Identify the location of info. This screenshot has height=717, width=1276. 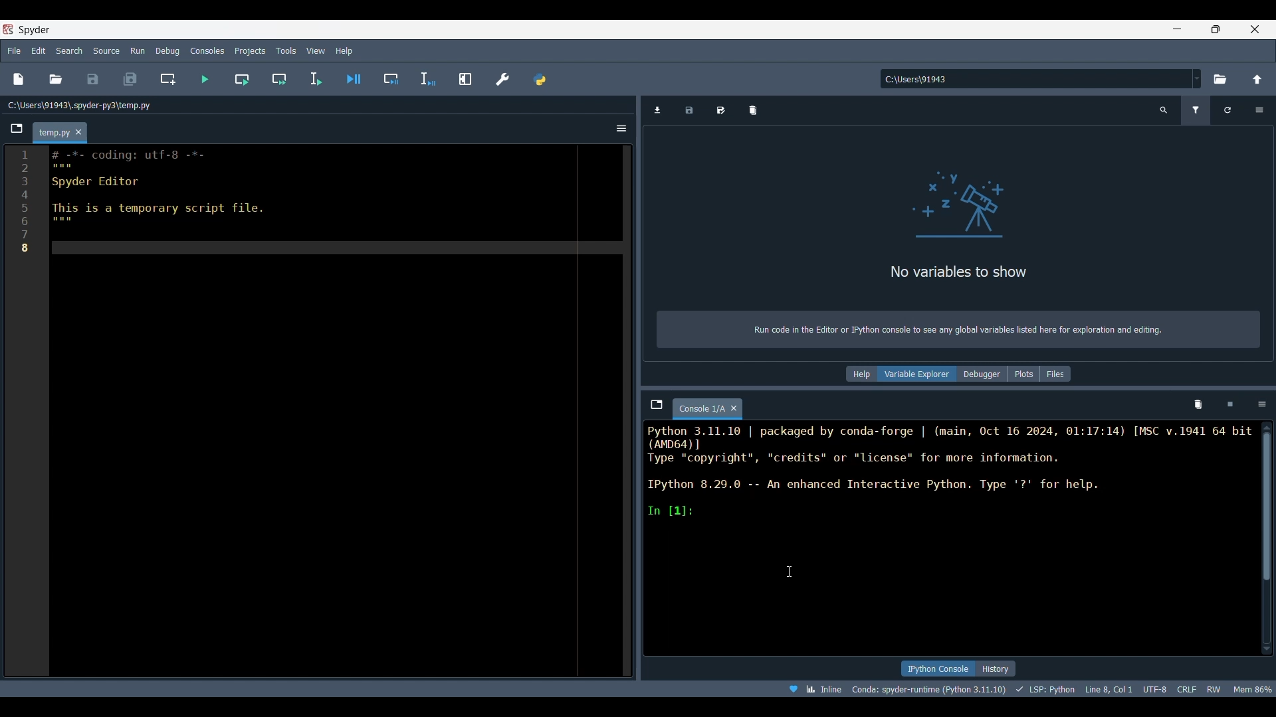
(956, 331).